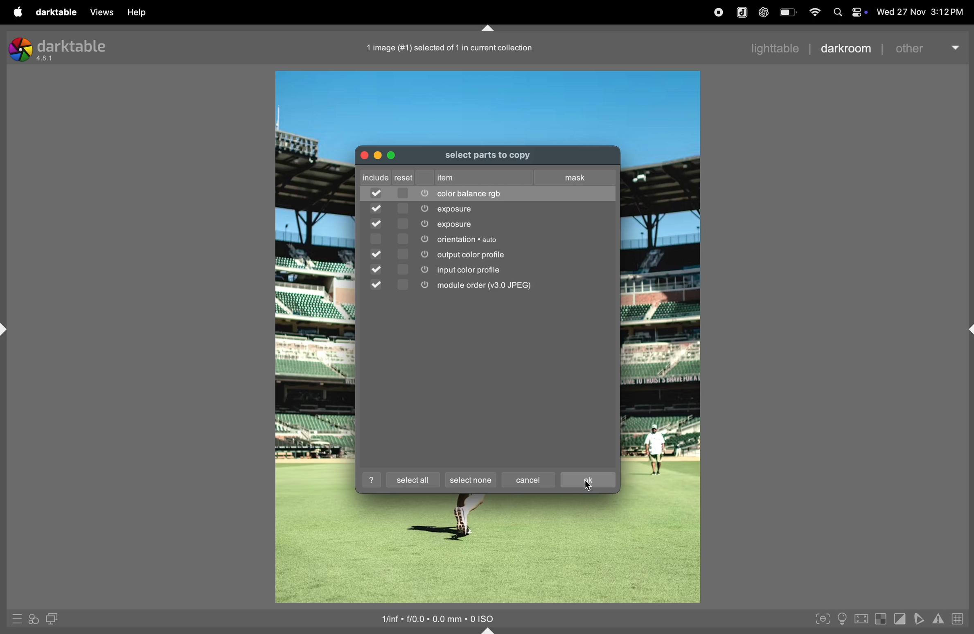 The width and height of the screenshot is (974, 634). Describe the element at coordinates (443, 618) in the screenshot. I see `iso` at that location.